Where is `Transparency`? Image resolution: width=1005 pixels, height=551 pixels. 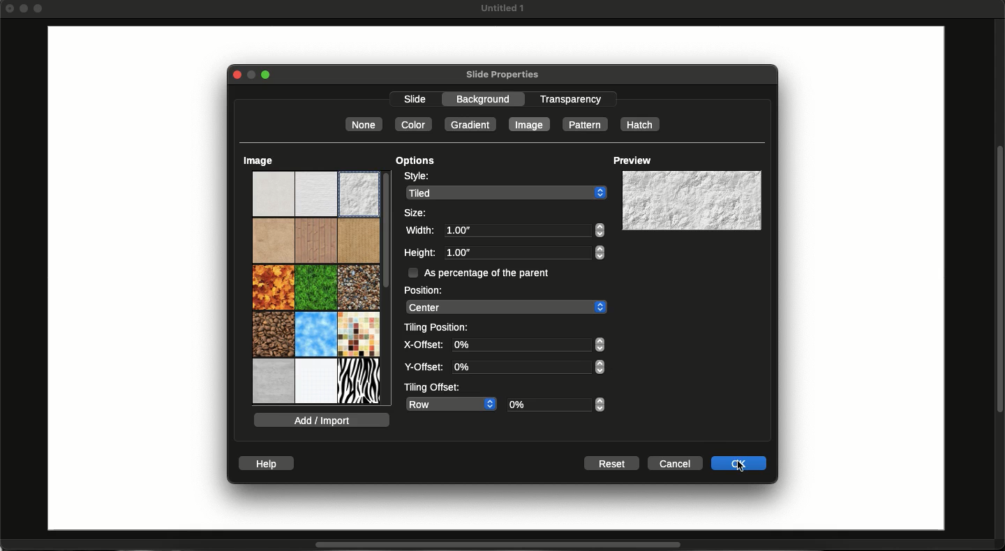 Transparency is located at coordinates (571, 98).